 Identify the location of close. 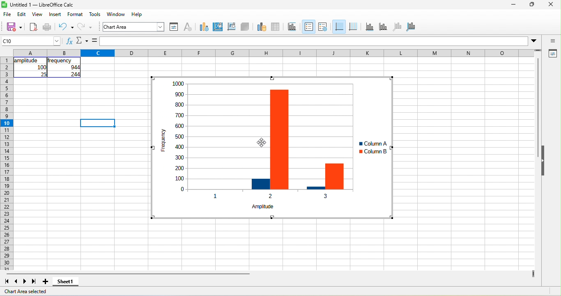
(551, 4).